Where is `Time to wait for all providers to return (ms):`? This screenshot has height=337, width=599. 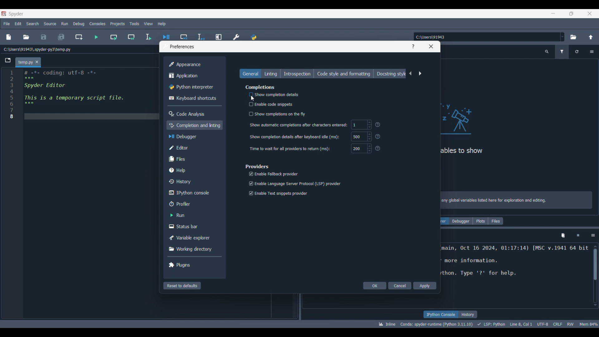 Time to wait for all providers to return (ms): is located at coordinates (290, 149).